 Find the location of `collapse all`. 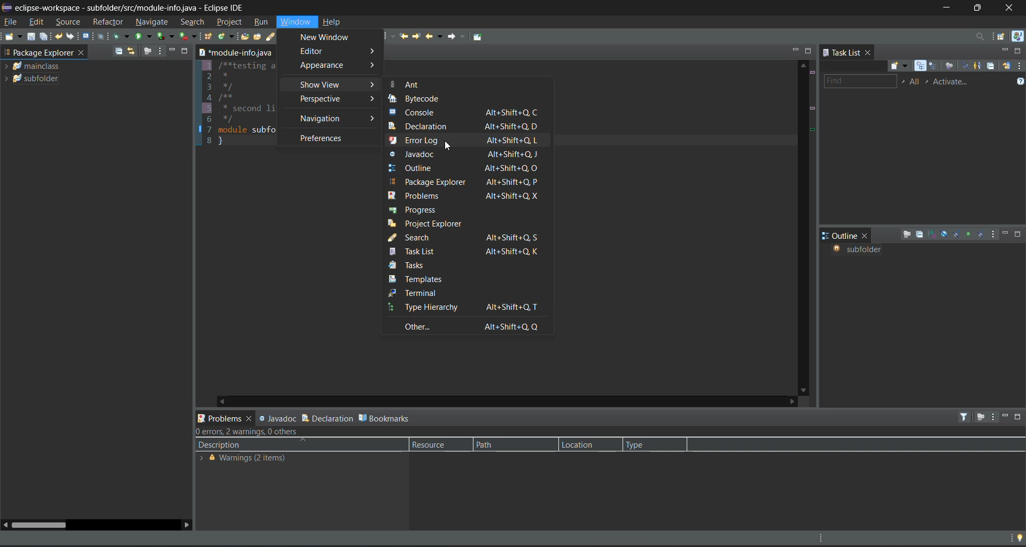

collapse all is located at coordinates (993, 65).